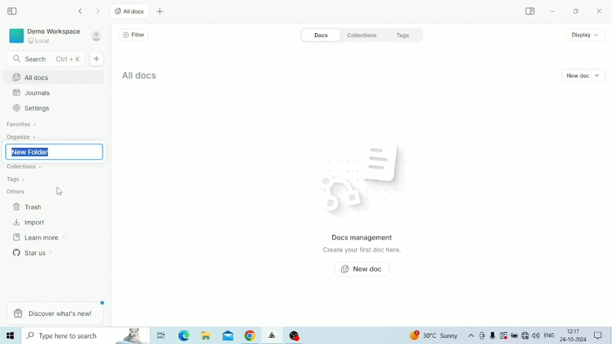 Image resolution: width=612 pixels, height=344 pixels. I want to click on Docs, so click(320, 35).